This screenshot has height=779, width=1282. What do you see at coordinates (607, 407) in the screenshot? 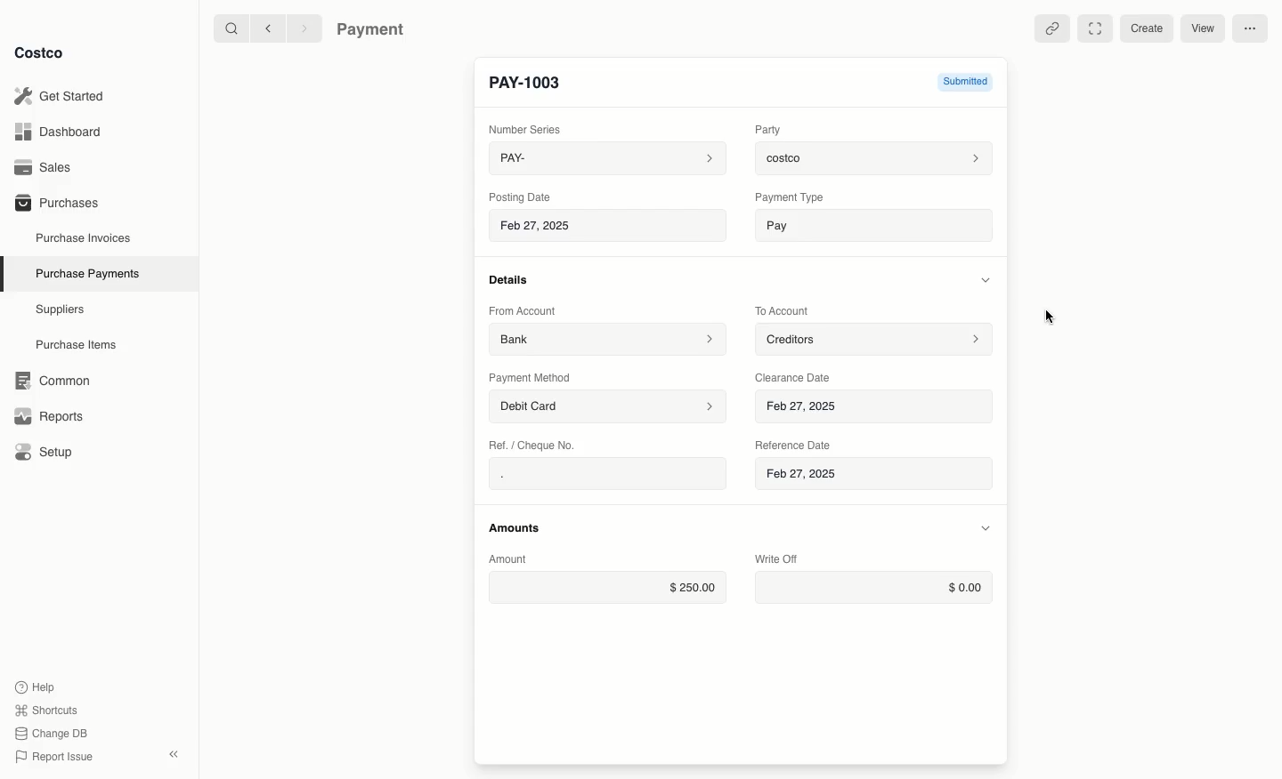
I see `Debit Card` at bounding box center [607, 407].